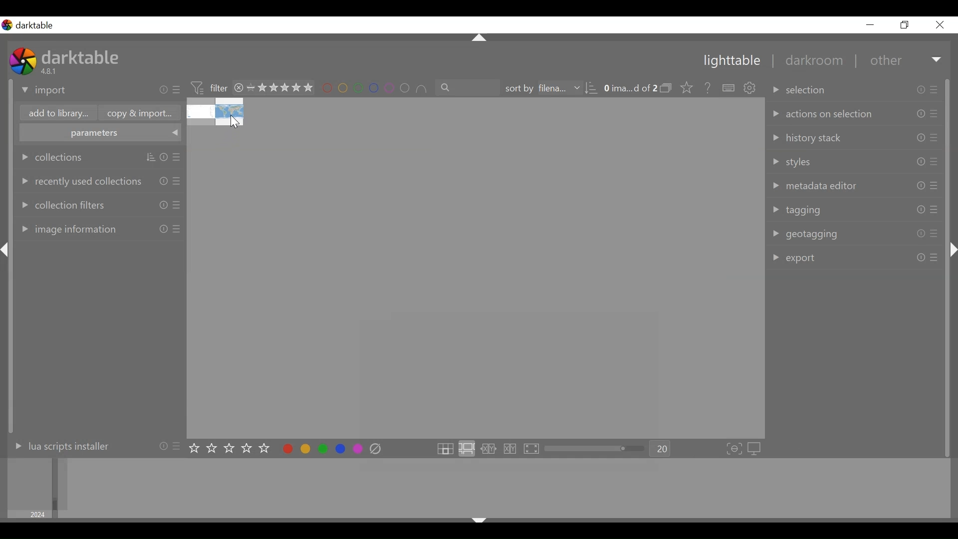 The width and height of the screenshot is (958, 539). I want to click on image thumbnail, so click(476, 268).